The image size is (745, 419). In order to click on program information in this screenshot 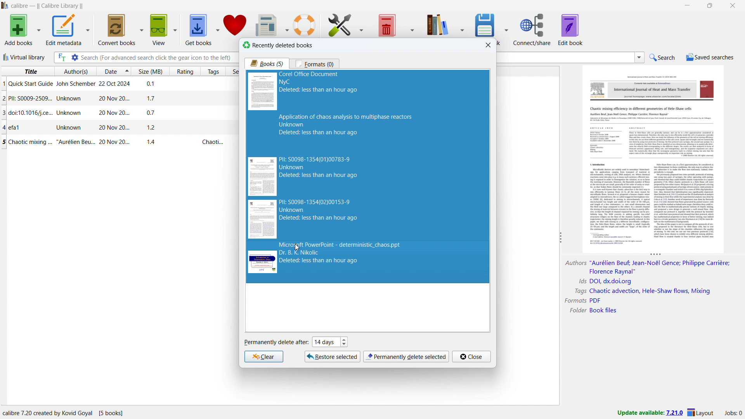, I will do `click(66, 412)`.